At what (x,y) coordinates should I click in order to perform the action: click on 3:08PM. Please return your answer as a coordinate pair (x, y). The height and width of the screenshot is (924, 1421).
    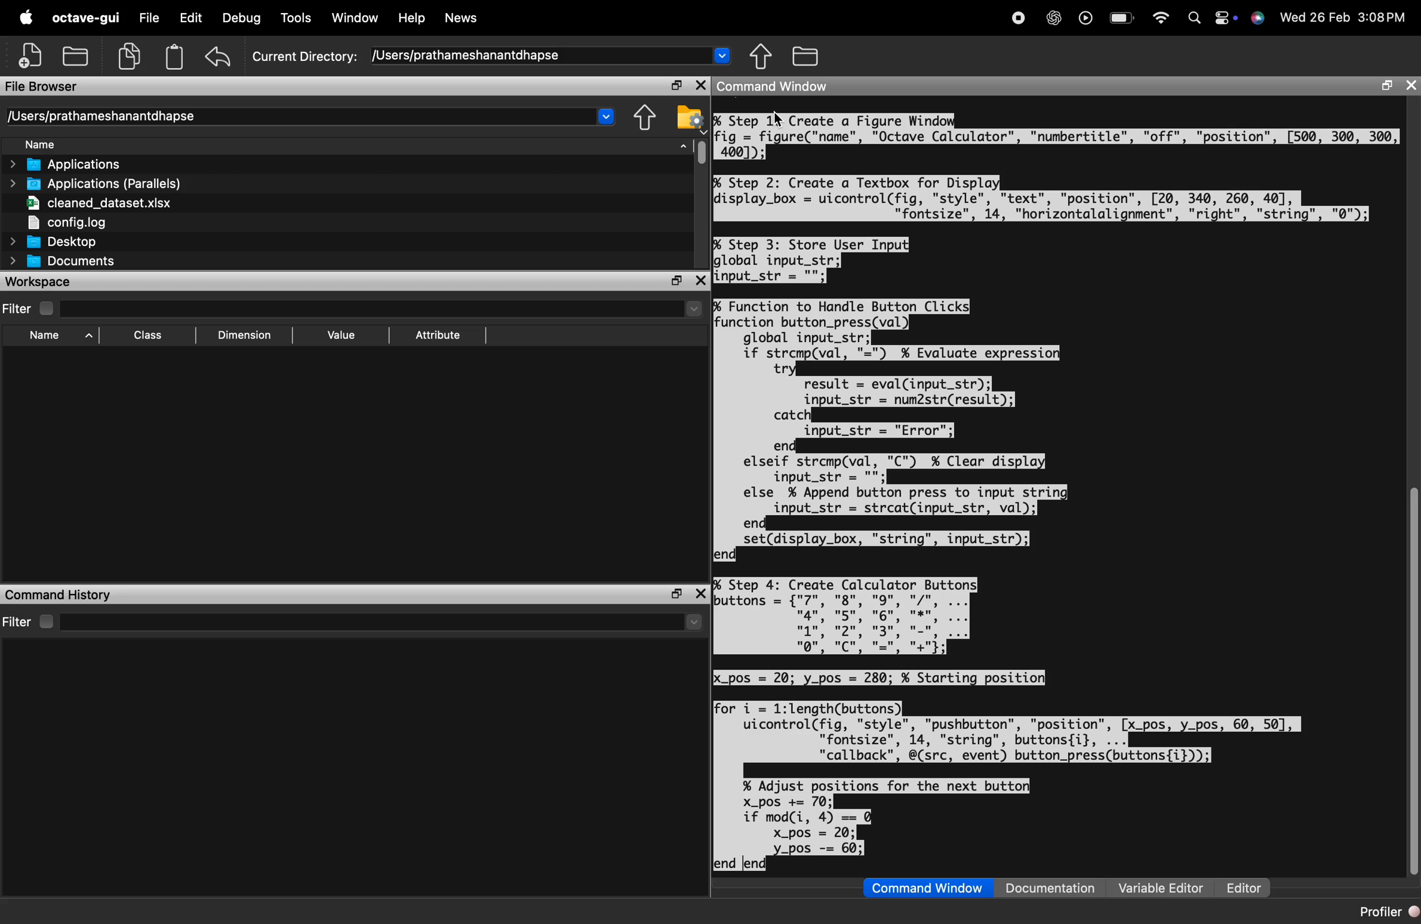
    Looking at the image, I should click on (1380, 18).